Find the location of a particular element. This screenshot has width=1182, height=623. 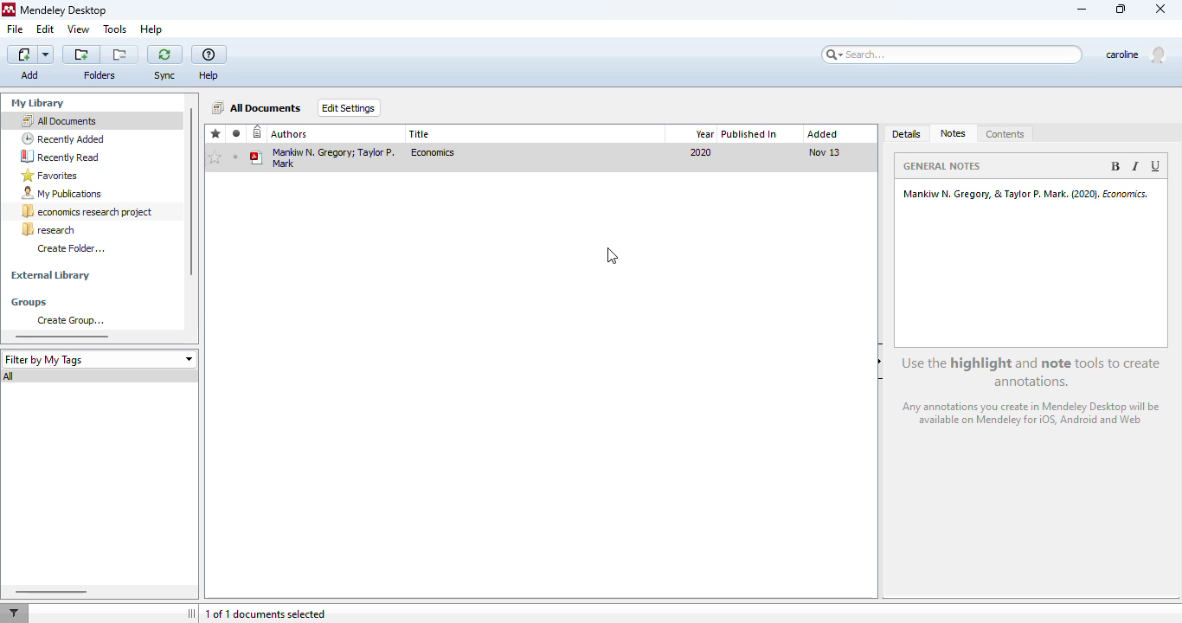

title is located at coordinates (421, 134).